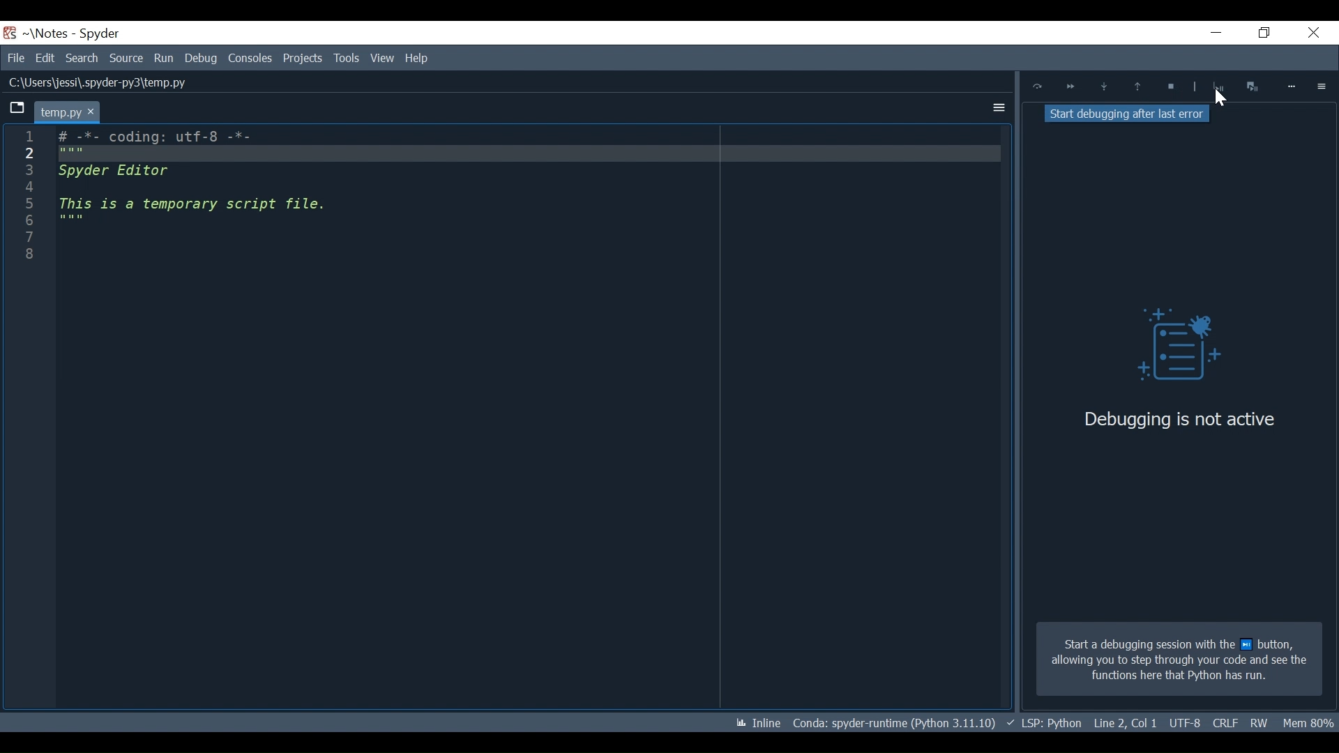  What do you see at coordinates (1260, 33) in the screenshot?
I see `Restore` at bounding box center [1260, 33].